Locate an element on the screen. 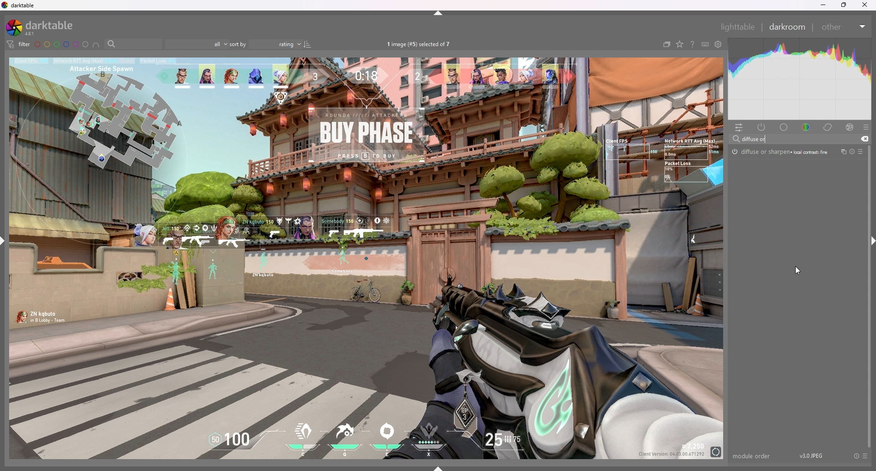 The height and width of the screenshot is (471, 876). other is located at coordinates (845, 27).